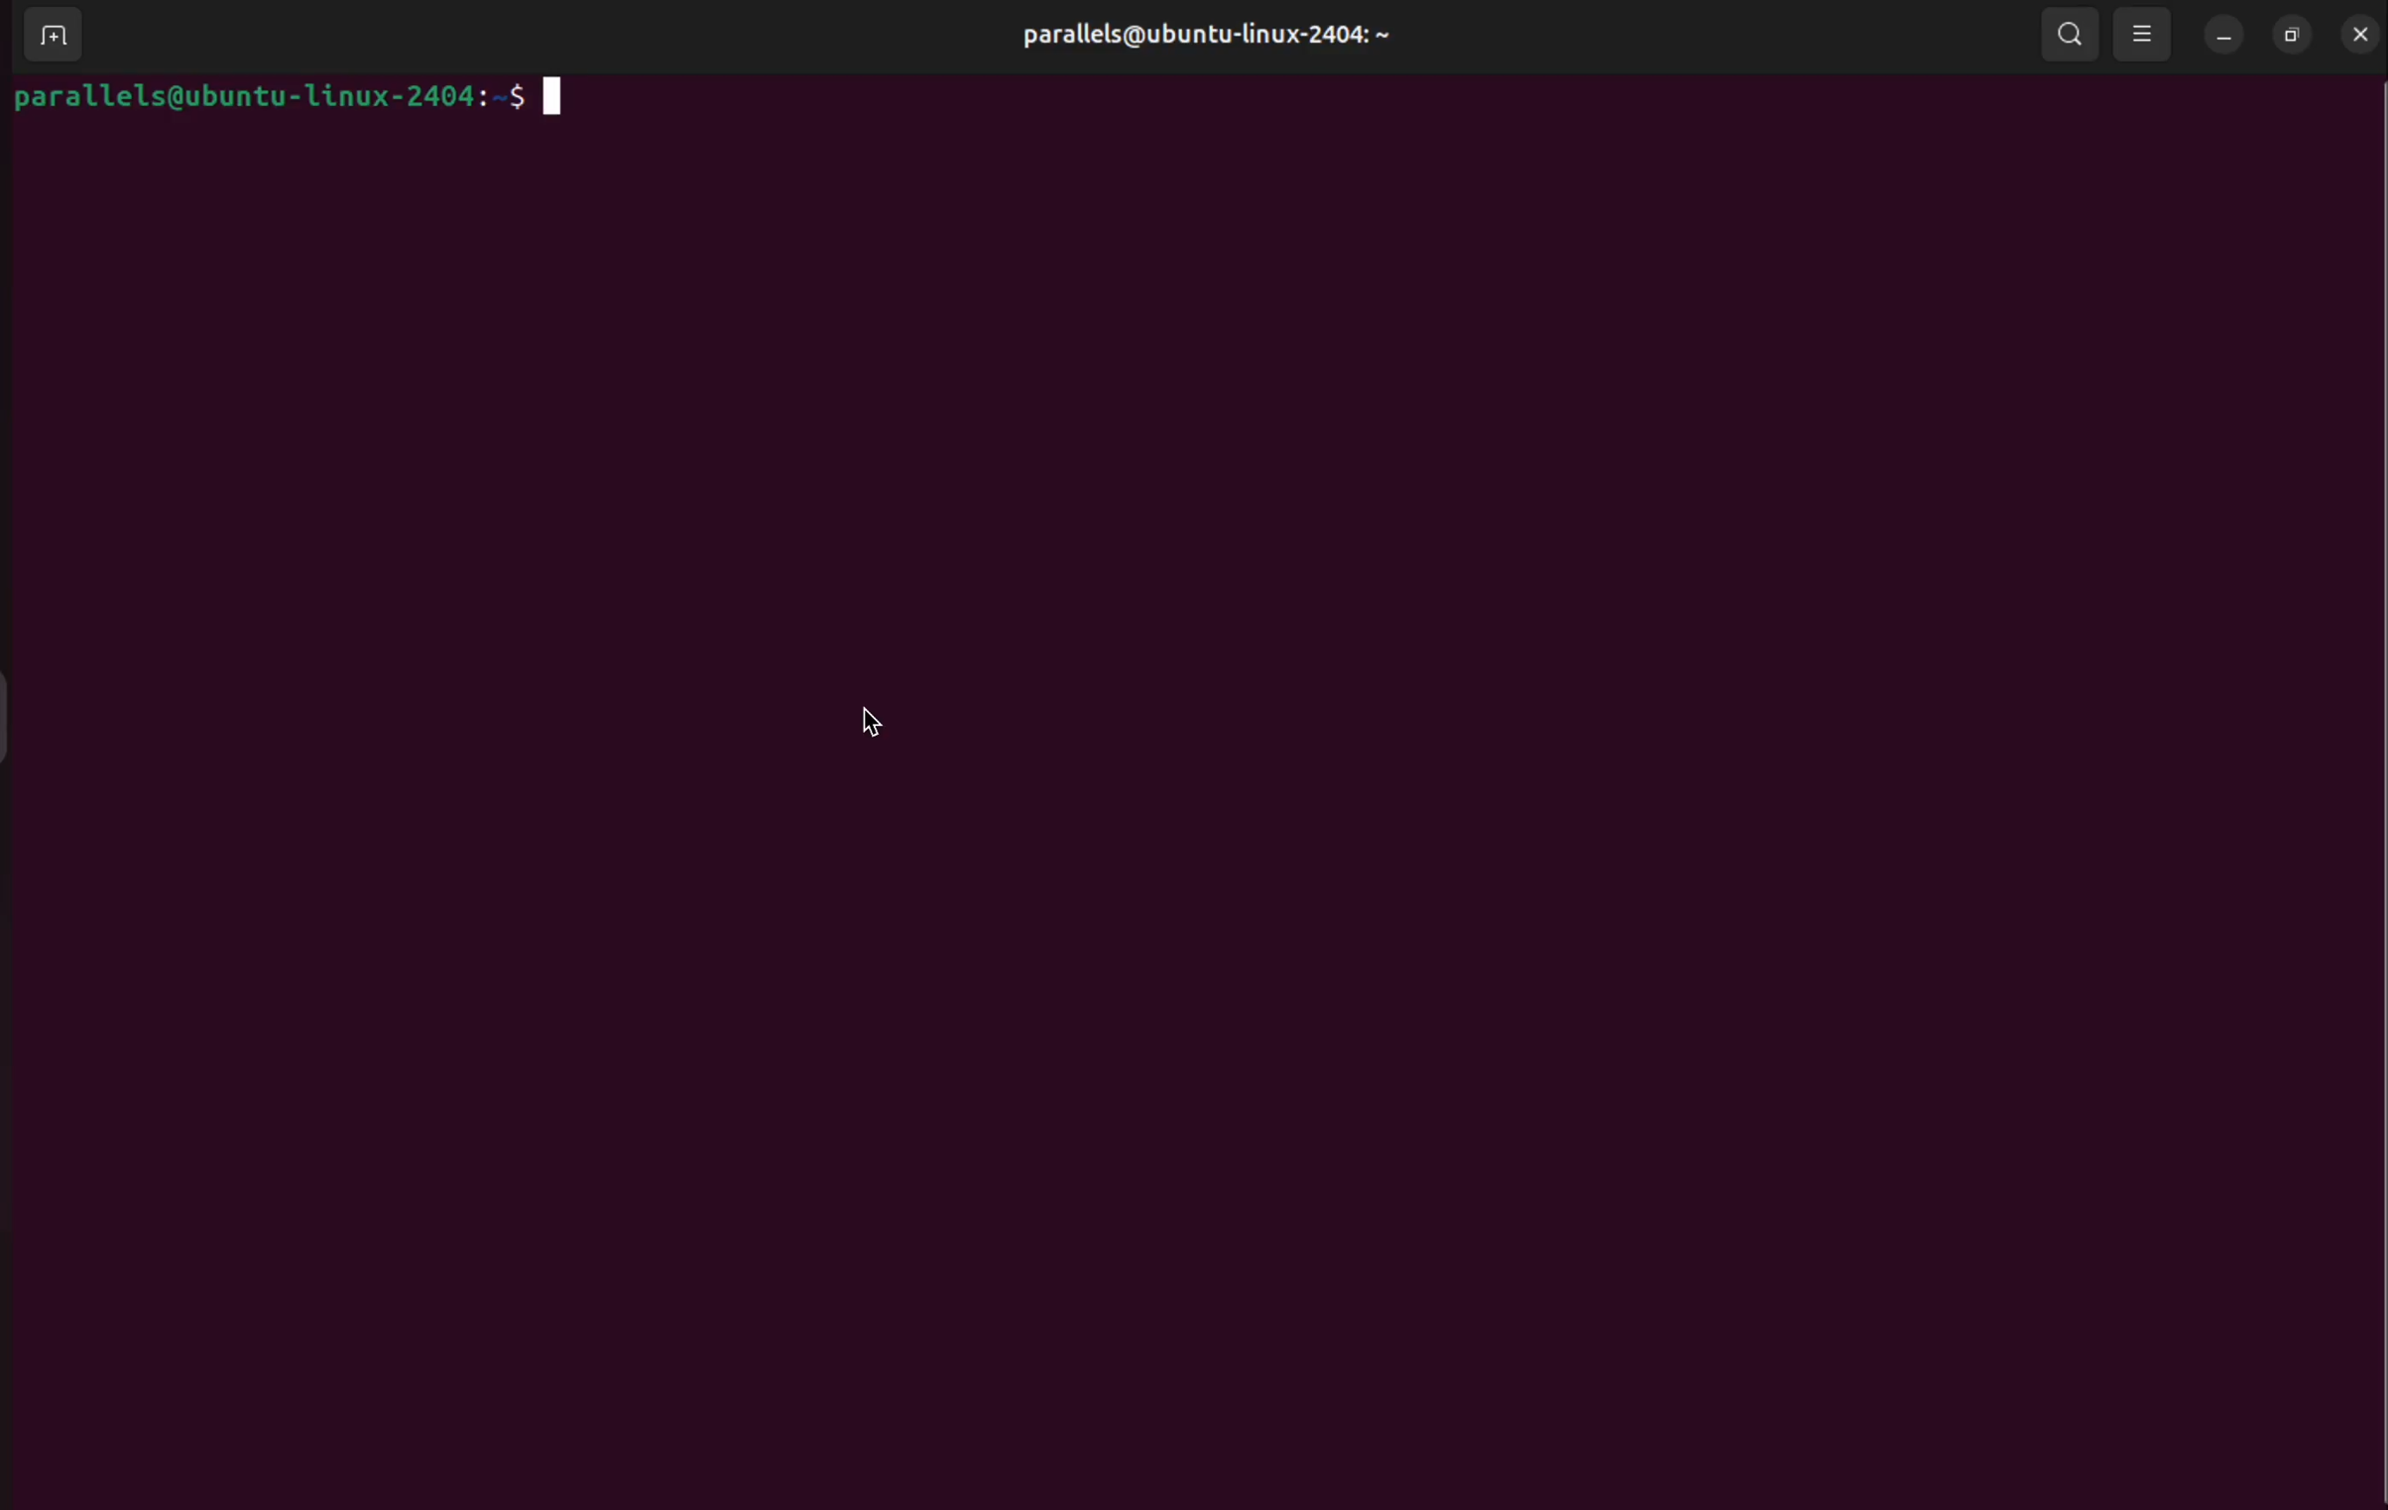  What do you see at coordinates (45, 31) in the screenshot?
I see `add terminal` at bounding box center [45, 31].